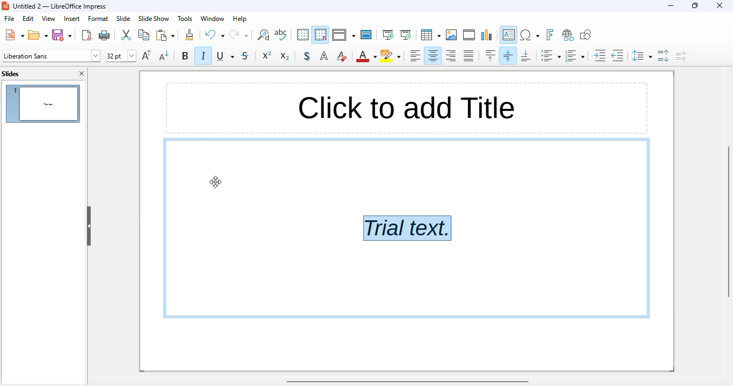 This screenshot has height=386, width=733. Describe the element at coordinates (642, 56) in the screenshot. I see `set line spacing` at that location.